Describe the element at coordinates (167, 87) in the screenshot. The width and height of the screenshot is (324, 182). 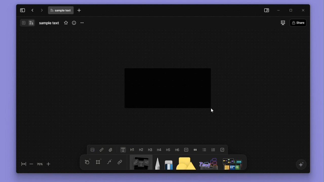
I see `Notes (text box) being drawn` at that location.